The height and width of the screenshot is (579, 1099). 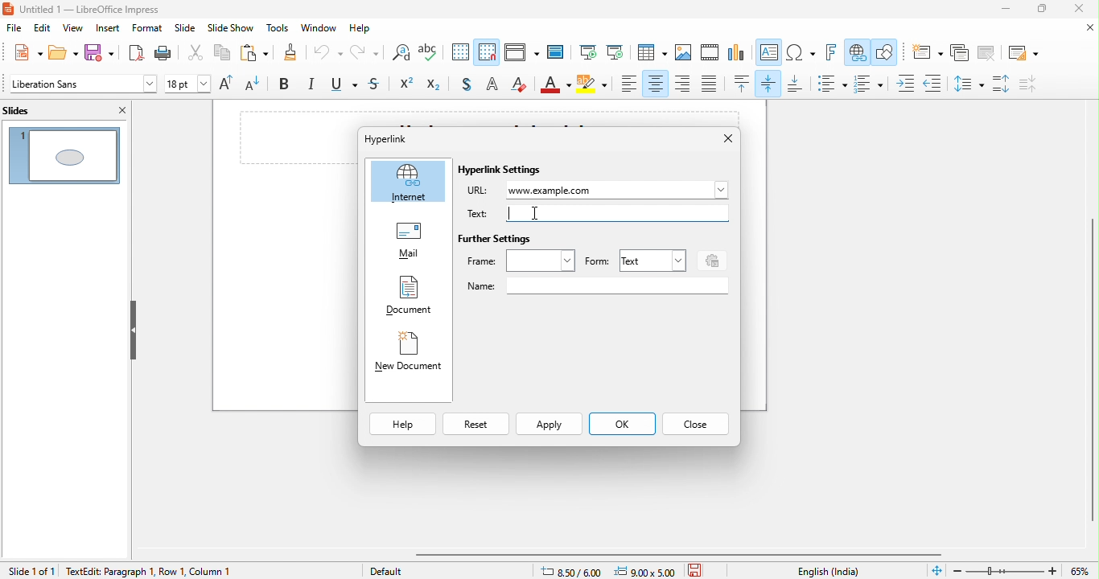 What do you see at coordinates (188, 85) in the screenshot?
I see `font size` at bounding box center [188, 85].